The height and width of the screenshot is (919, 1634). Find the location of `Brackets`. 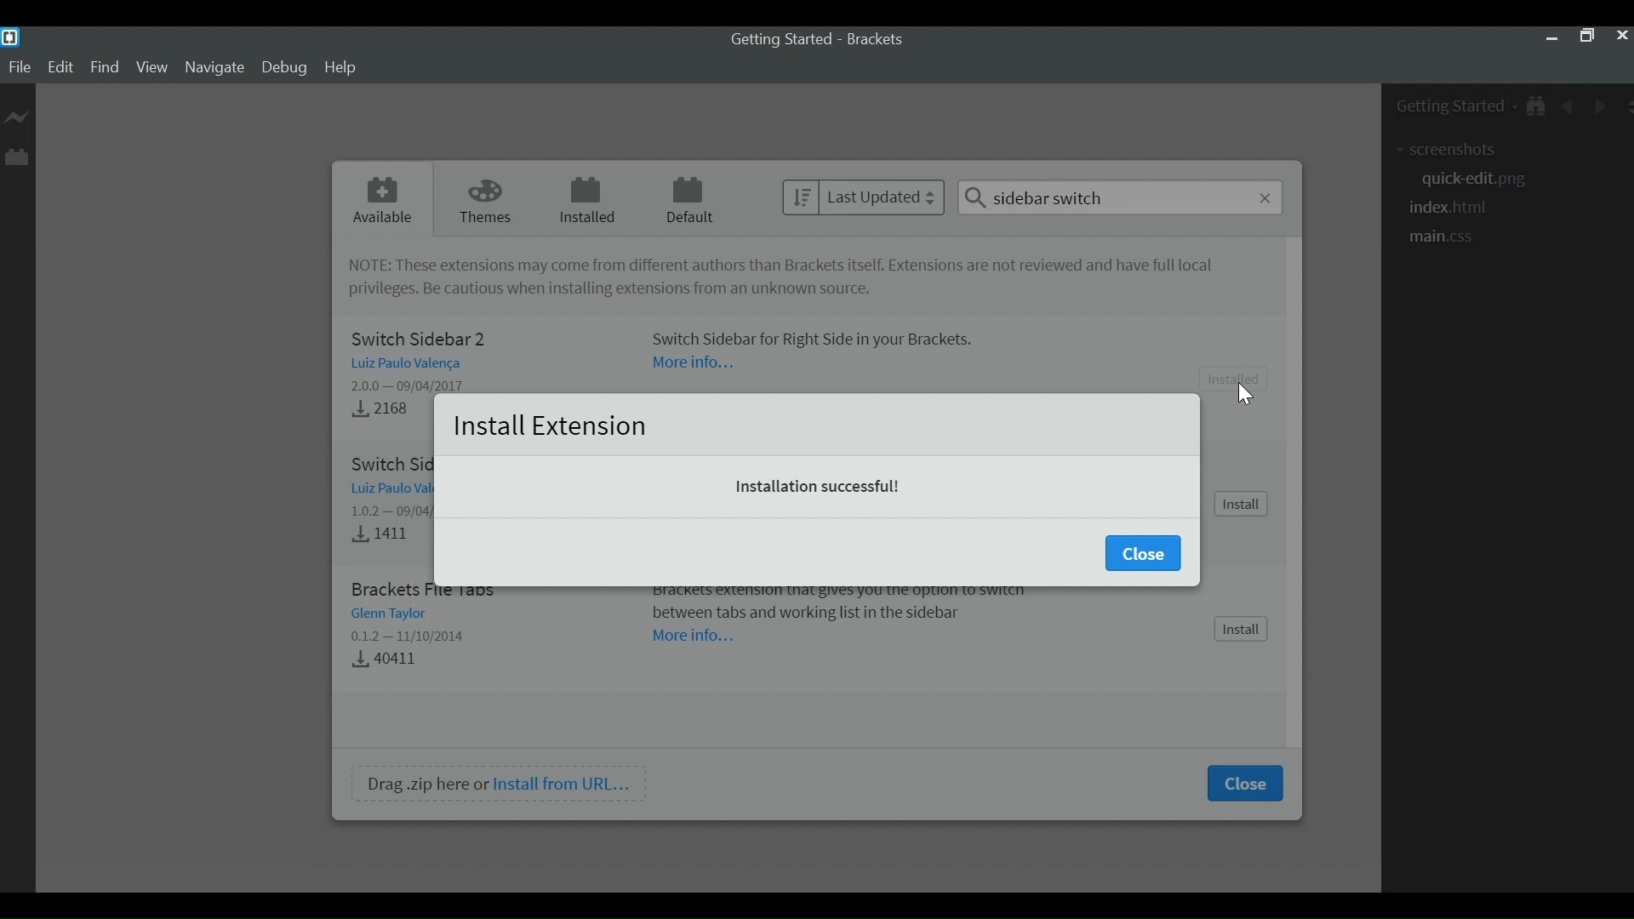

Brackets is located at coordinates (880, 39).